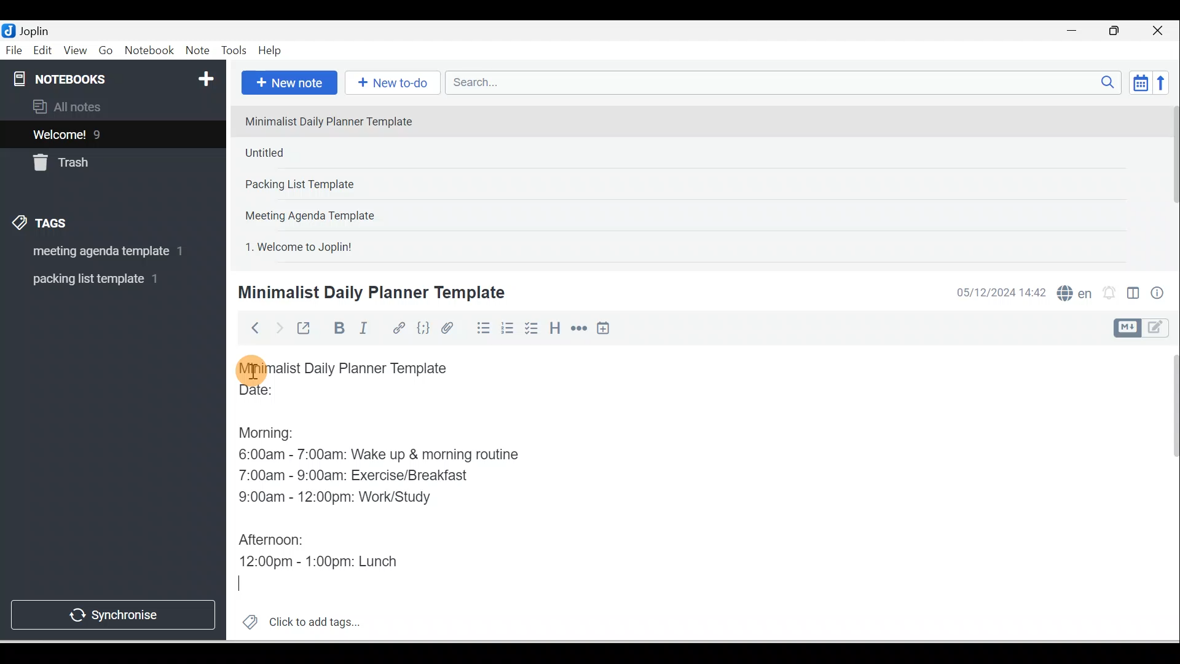 This screenshot has height=664, width=1180. I want to click on Note 5, so click(344, 245).